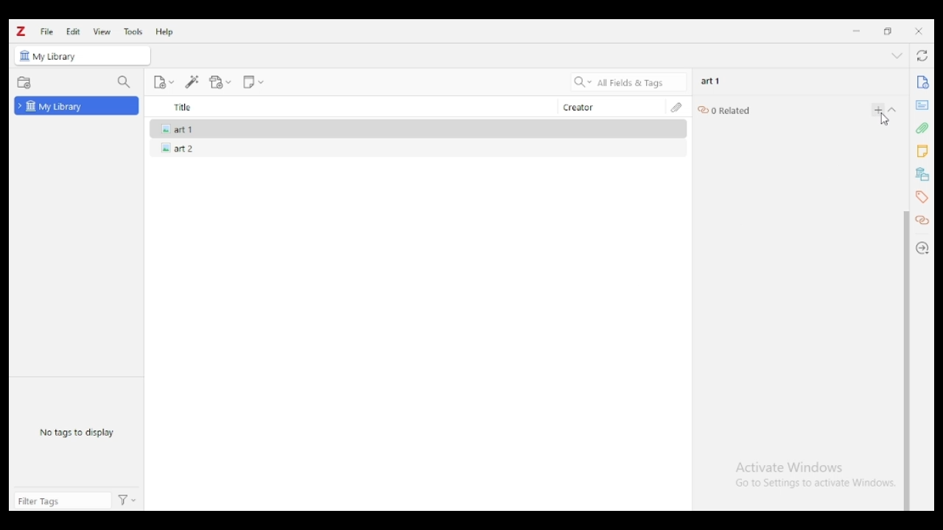 This screenshot has height=530, width=943. I want to click on tags, so click(921, 197).